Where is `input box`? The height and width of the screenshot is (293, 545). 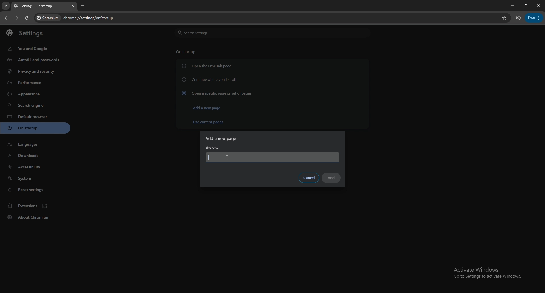 input box is located at coordinates (273, 158).